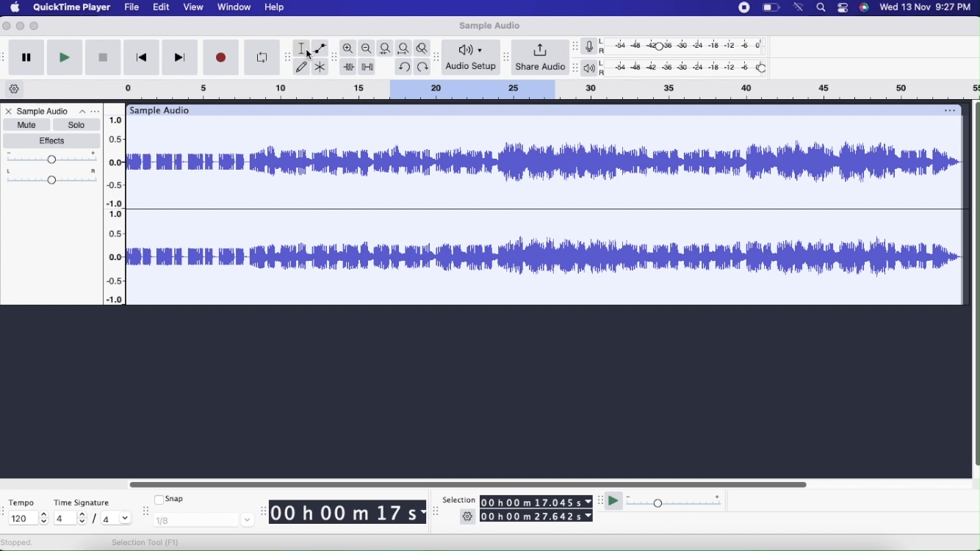  What do you see at coordinates (21, 26) in the screenshot?
I see `Minimize` at bounding box center [21, 26].